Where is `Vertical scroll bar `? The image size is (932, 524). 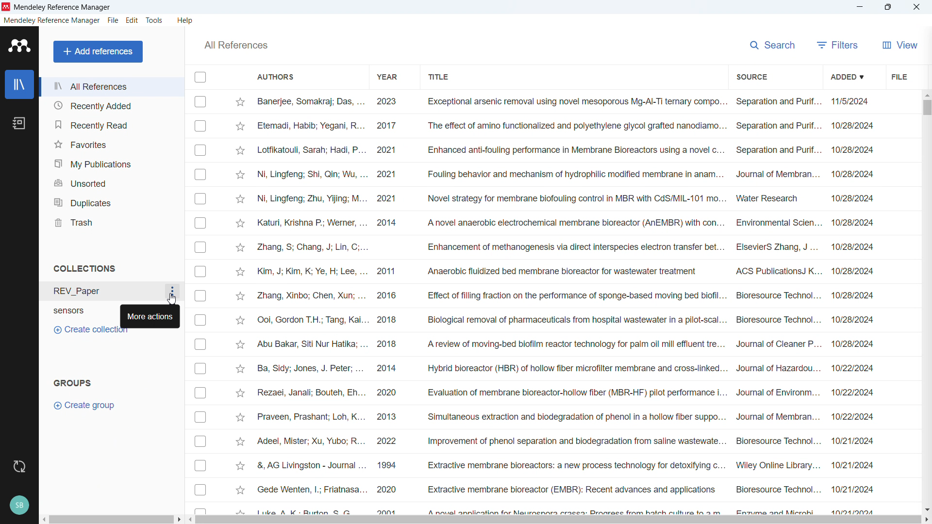 Vertical scroll bar  is located at coordinates (925, 107).